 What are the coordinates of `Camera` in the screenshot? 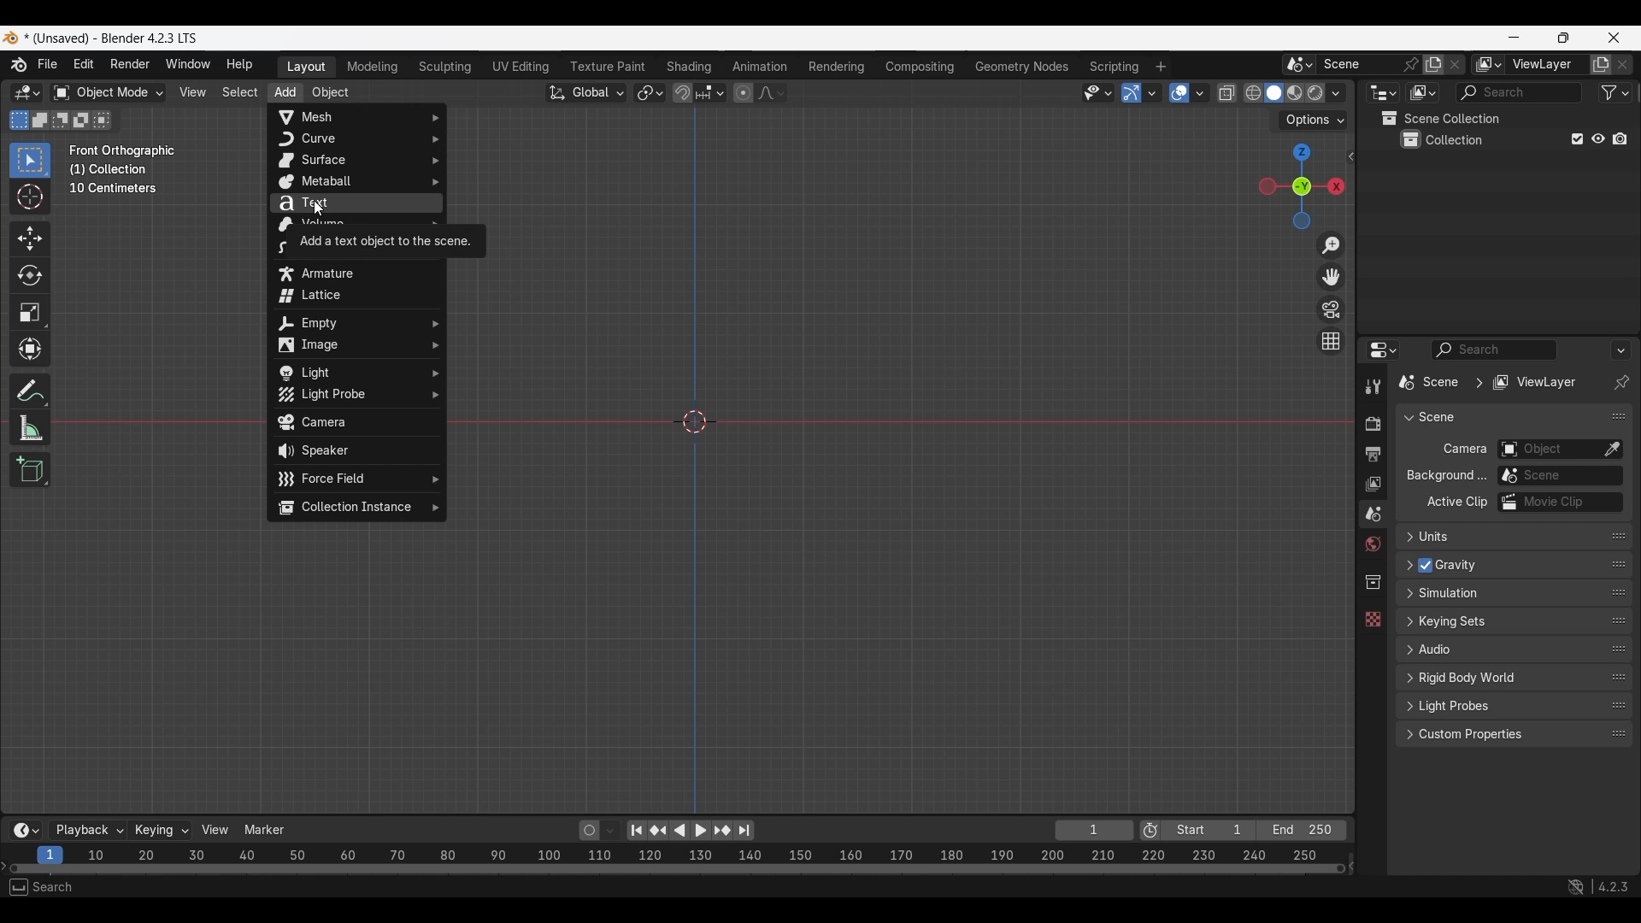 It's located at (1546, 449).